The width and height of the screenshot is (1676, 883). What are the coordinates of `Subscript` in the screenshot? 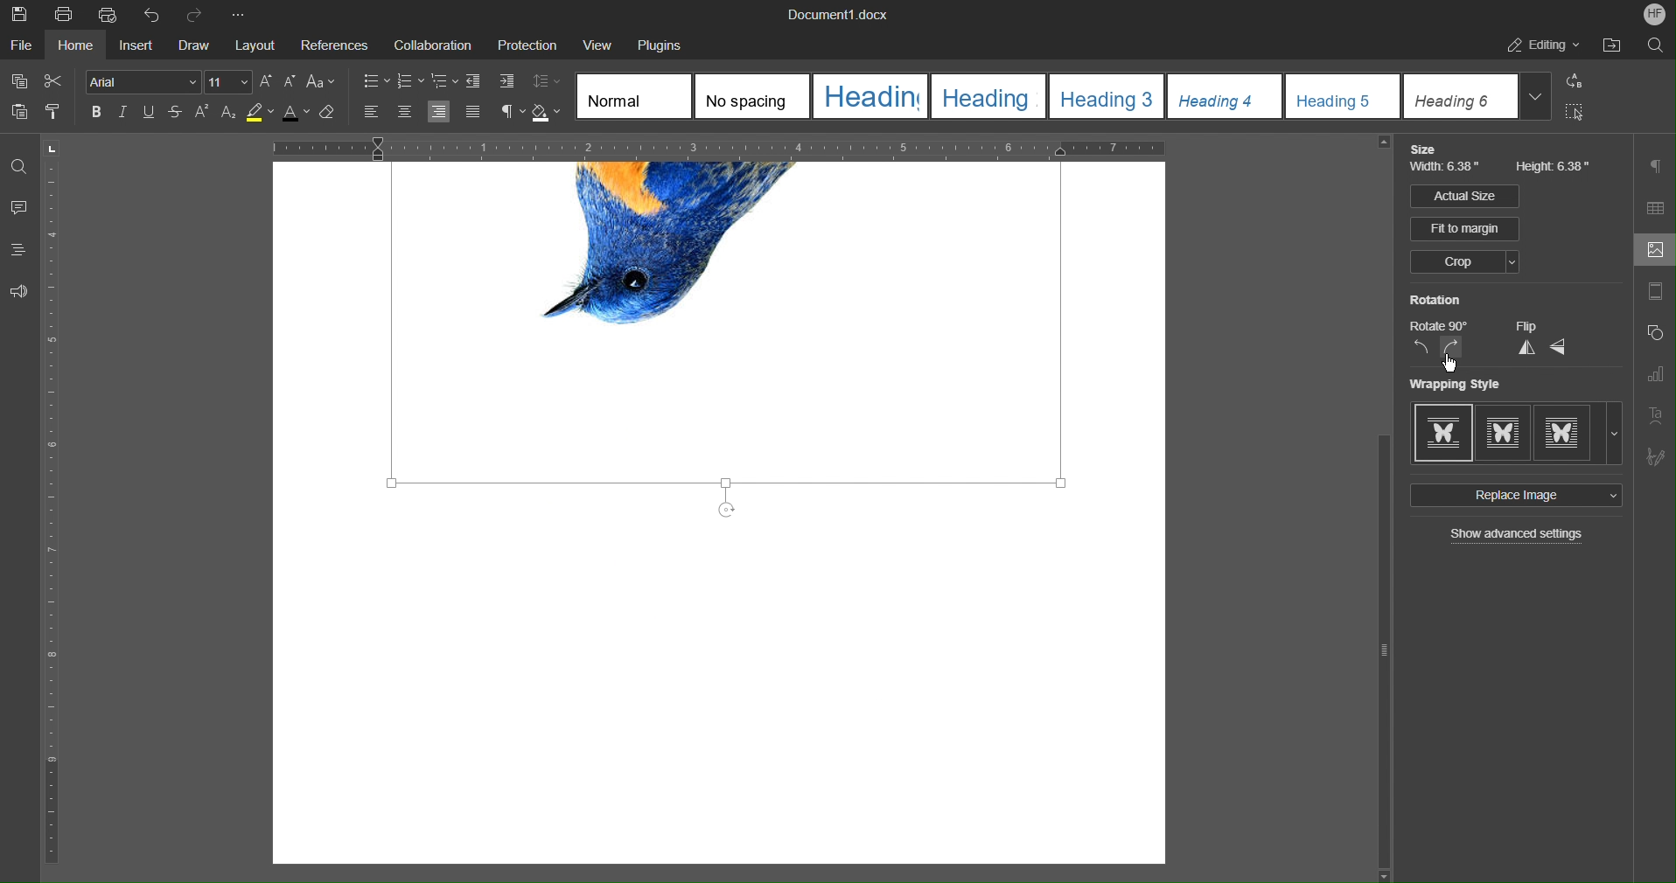 It's located at (227, 115).